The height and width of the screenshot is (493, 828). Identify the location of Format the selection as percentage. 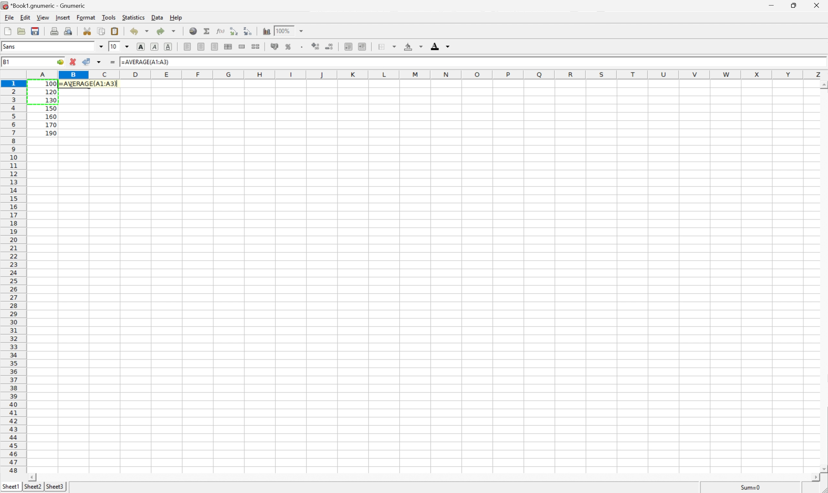
(289, 47).